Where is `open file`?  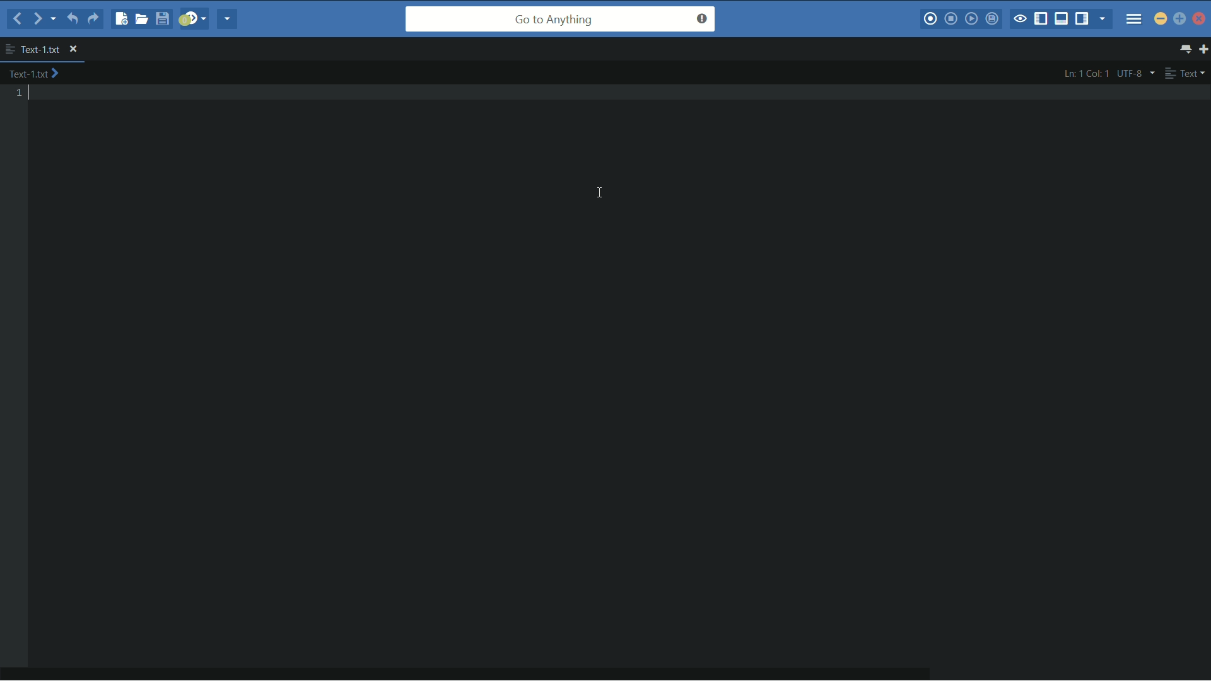 open file is located at coordinates (143, 18).